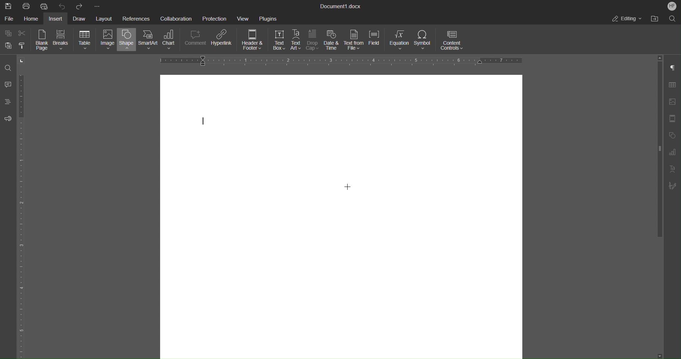 This screenshot has height=359, width=681. I want to click on Document1.docx, so click(341, 7).